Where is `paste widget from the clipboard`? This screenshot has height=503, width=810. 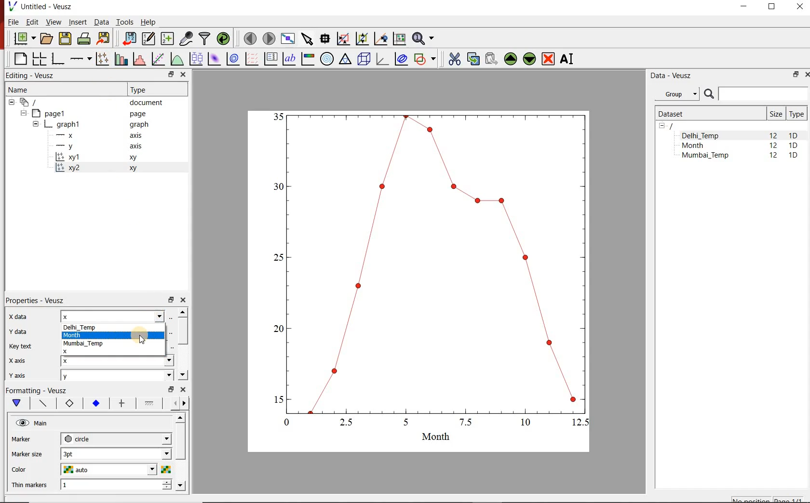 paste widget from the clipboard is located at coordinates (492, 58).